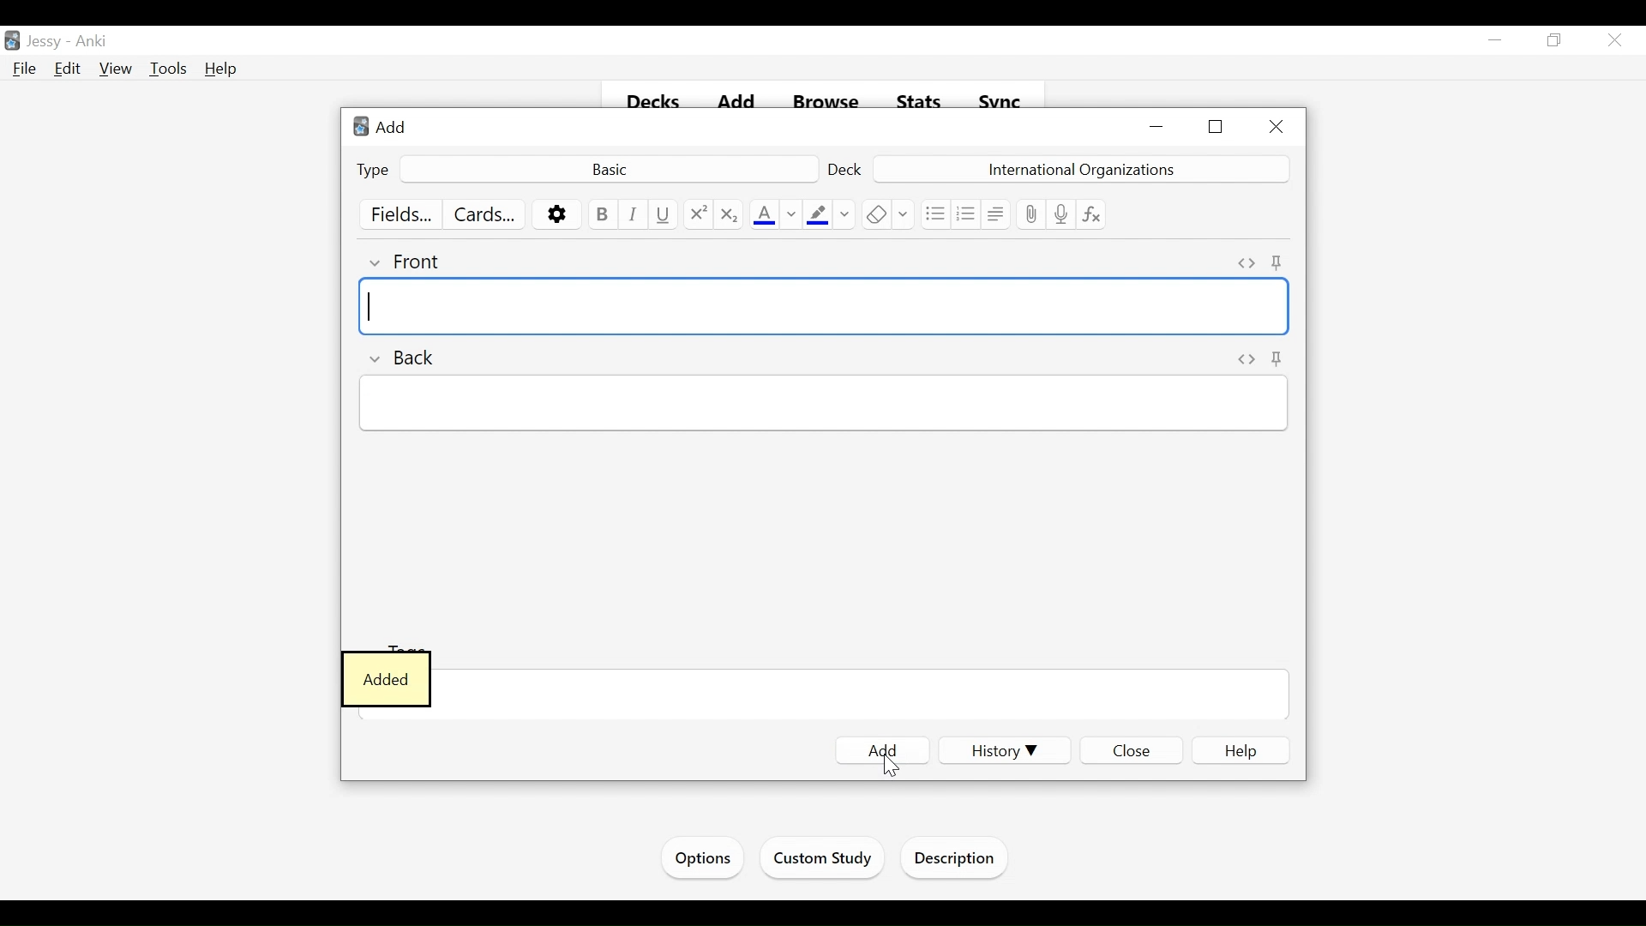 The width and height of the screenshot is (1646, 926). What do you see at coordinates (394, 213) in the screenshot?
I see `Fields` at bounding box center [394, 213].